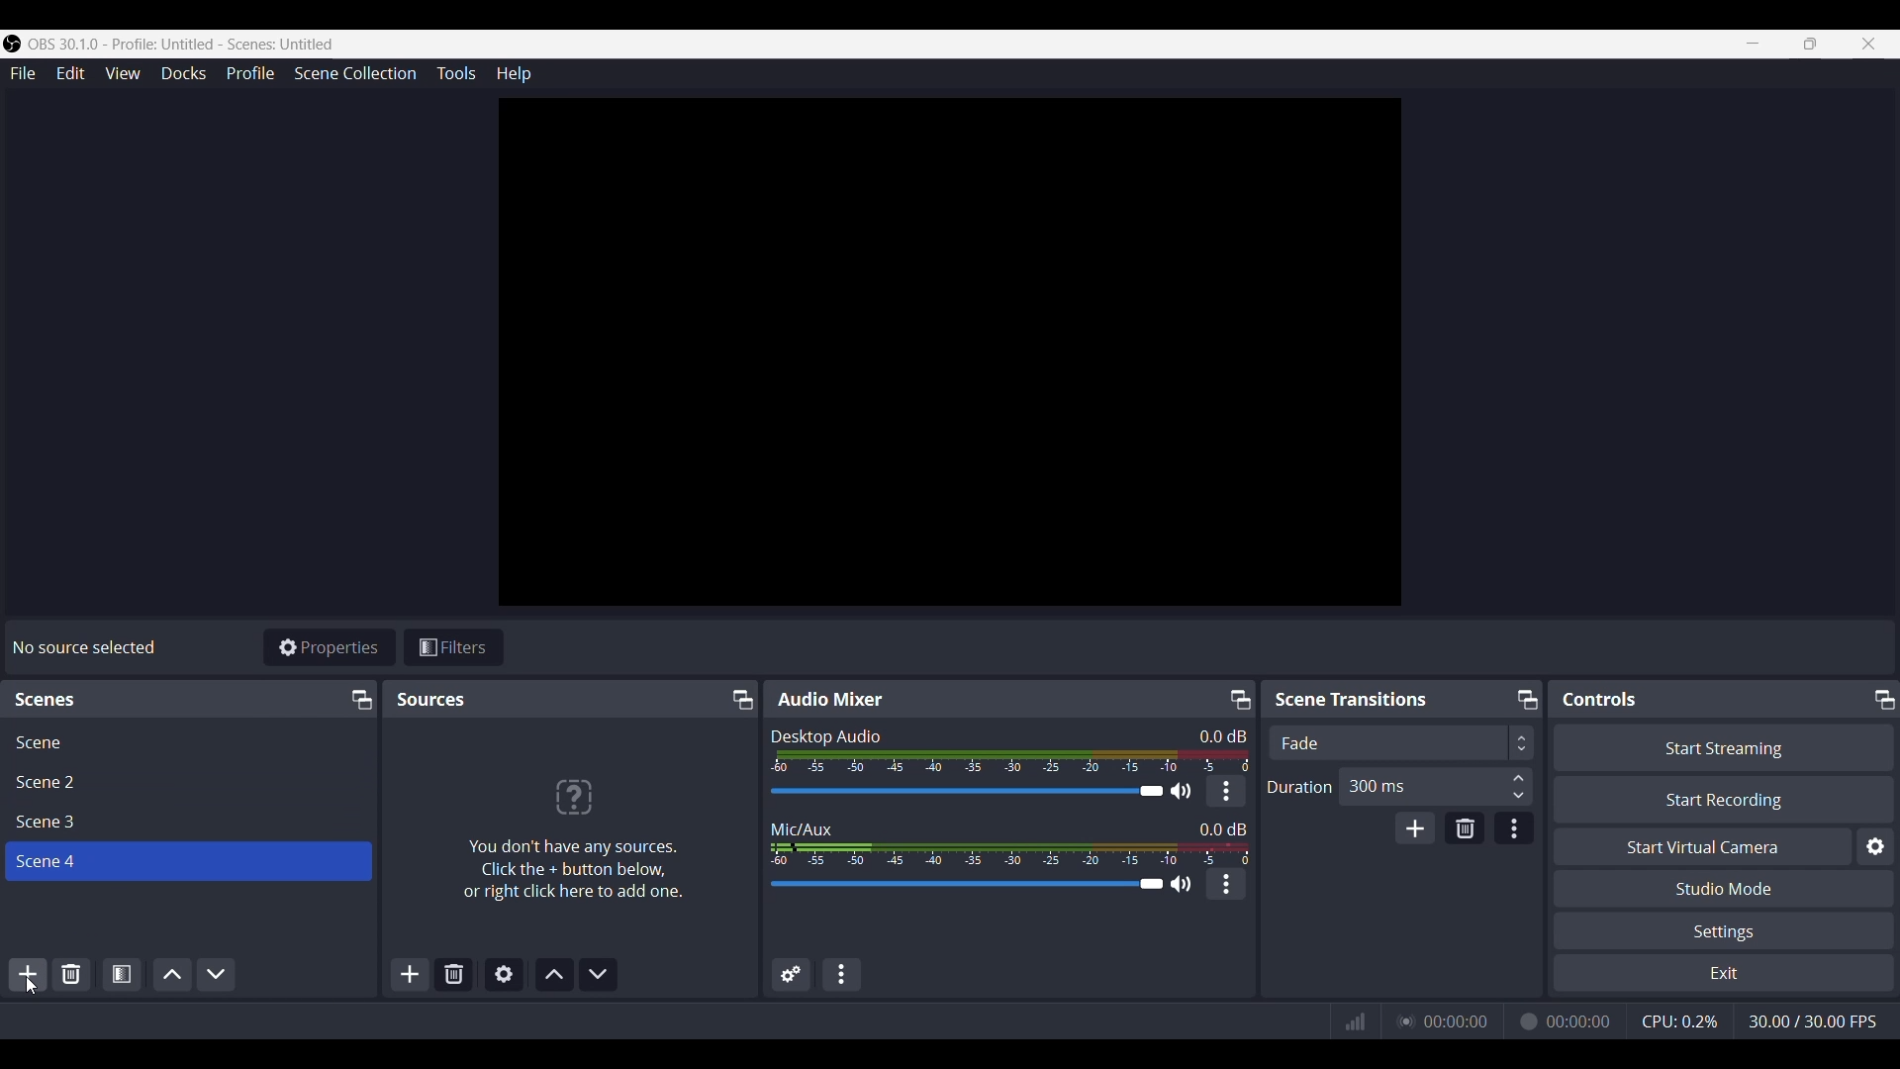 The height and width of the screenshot is (1069, 1900). Describe the element at coordinates (432, 698) in the screenshot. I see `Sources` at that location.